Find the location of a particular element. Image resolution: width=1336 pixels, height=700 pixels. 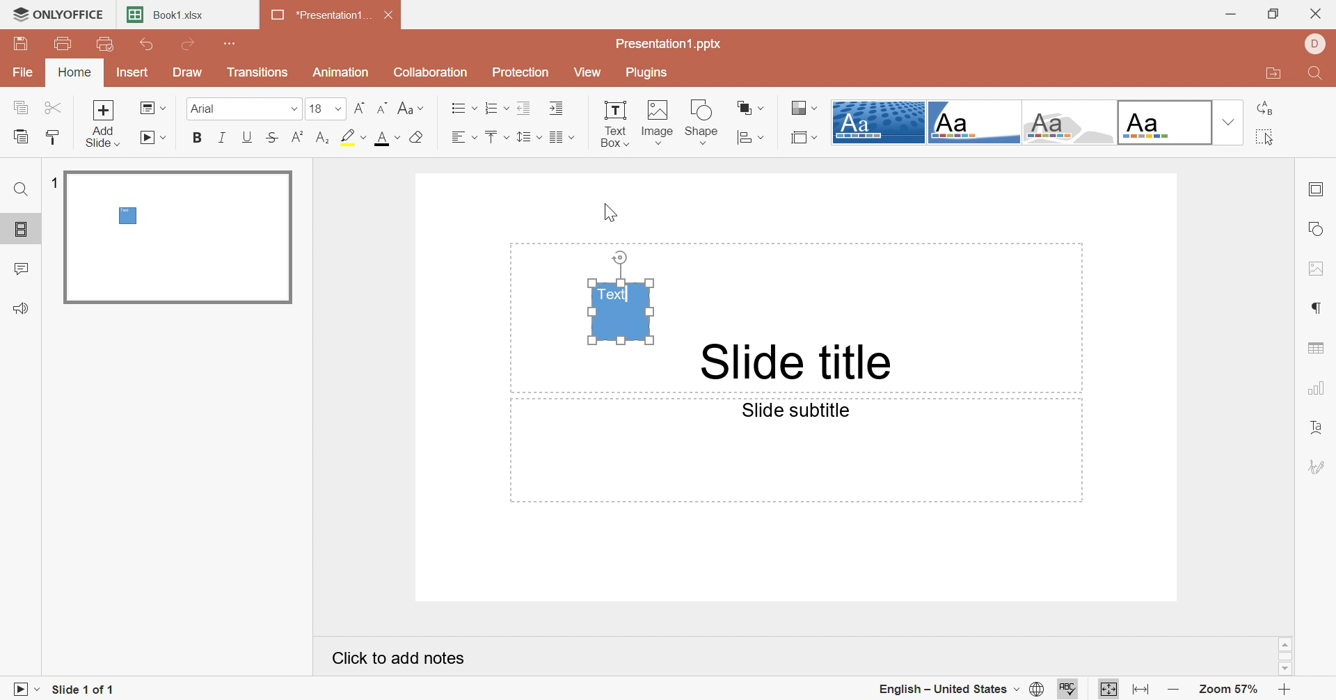

Plugins is located at coordinates (649, 73).